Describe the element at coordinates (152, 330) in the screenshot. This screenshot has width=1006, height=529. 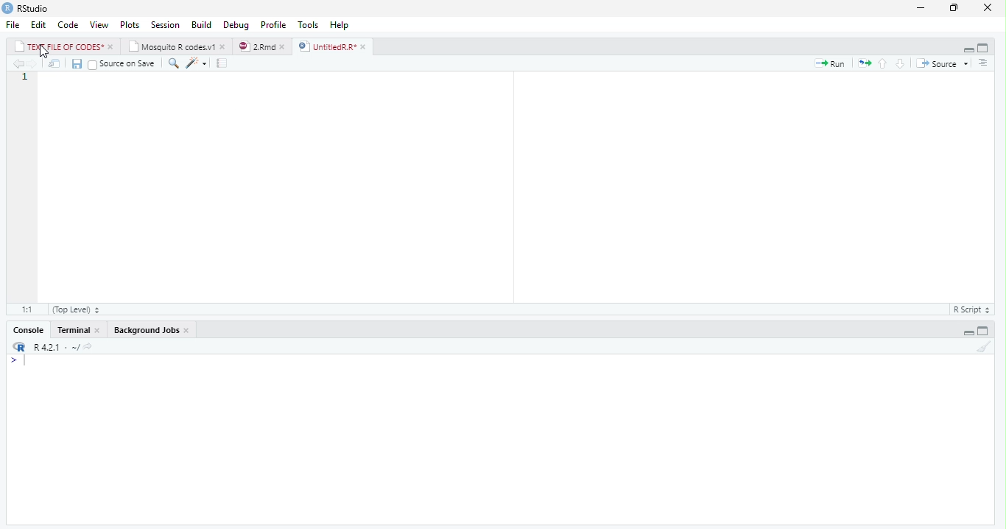
I see `Background Jobs` at that location.